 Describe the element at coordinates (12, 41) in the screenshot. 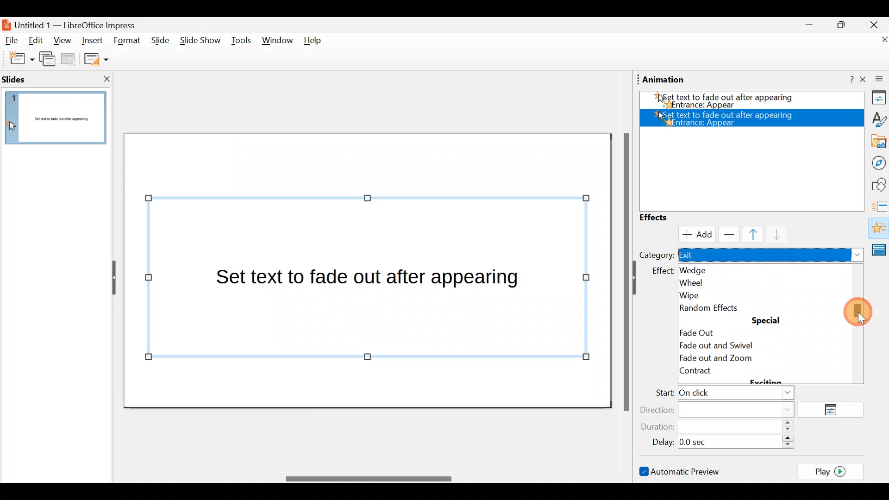

I see `File` at that location.